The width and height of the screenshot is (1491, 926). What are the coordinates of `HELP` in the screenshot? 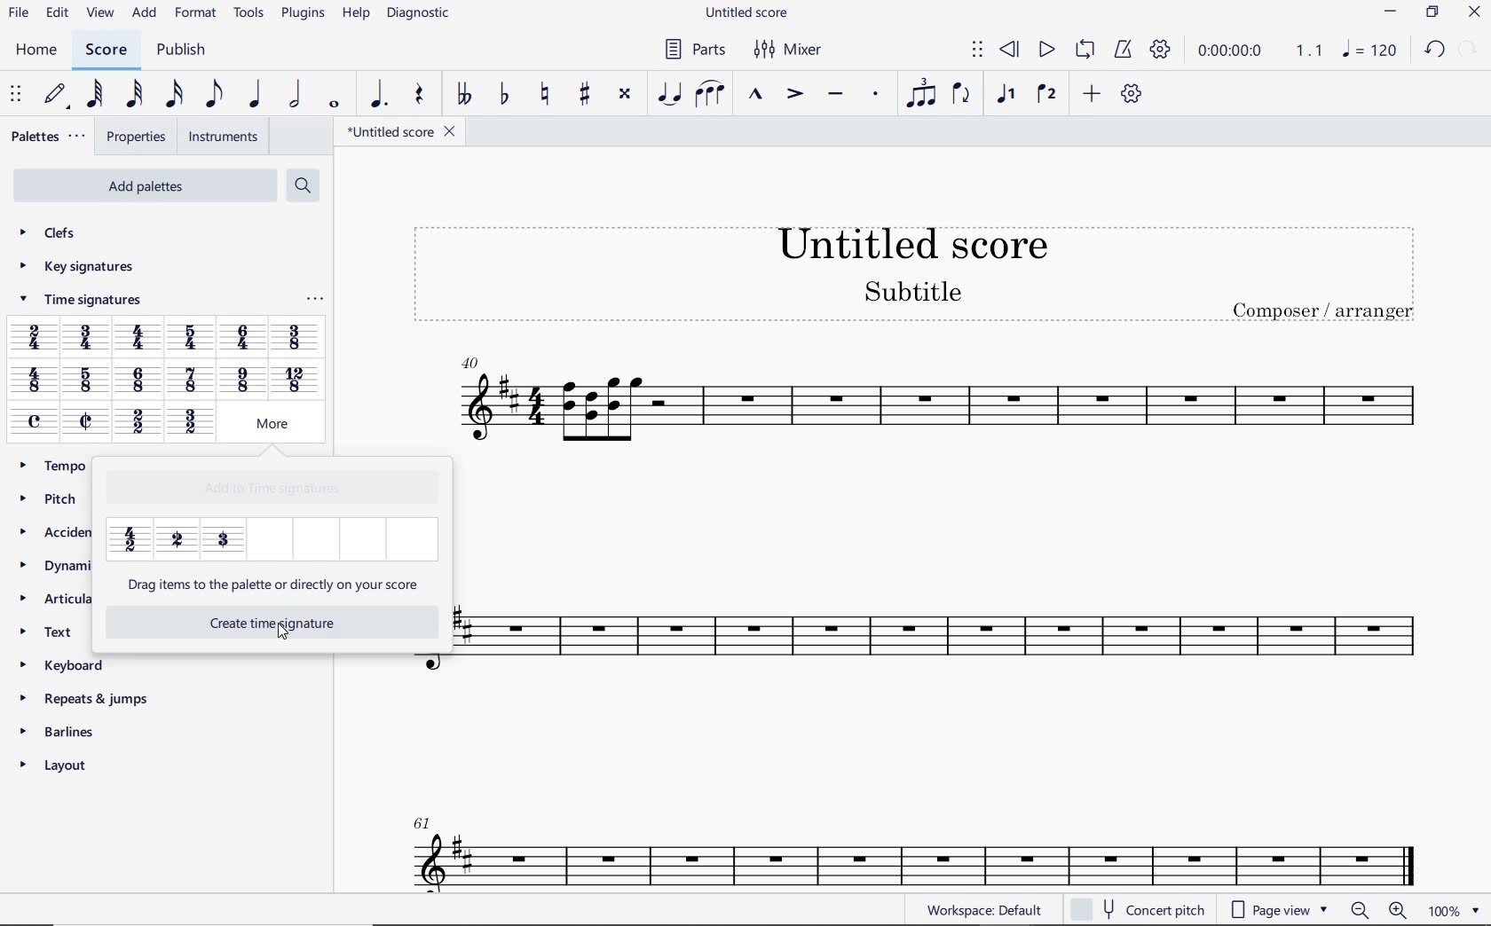 It's located at (355, 15).